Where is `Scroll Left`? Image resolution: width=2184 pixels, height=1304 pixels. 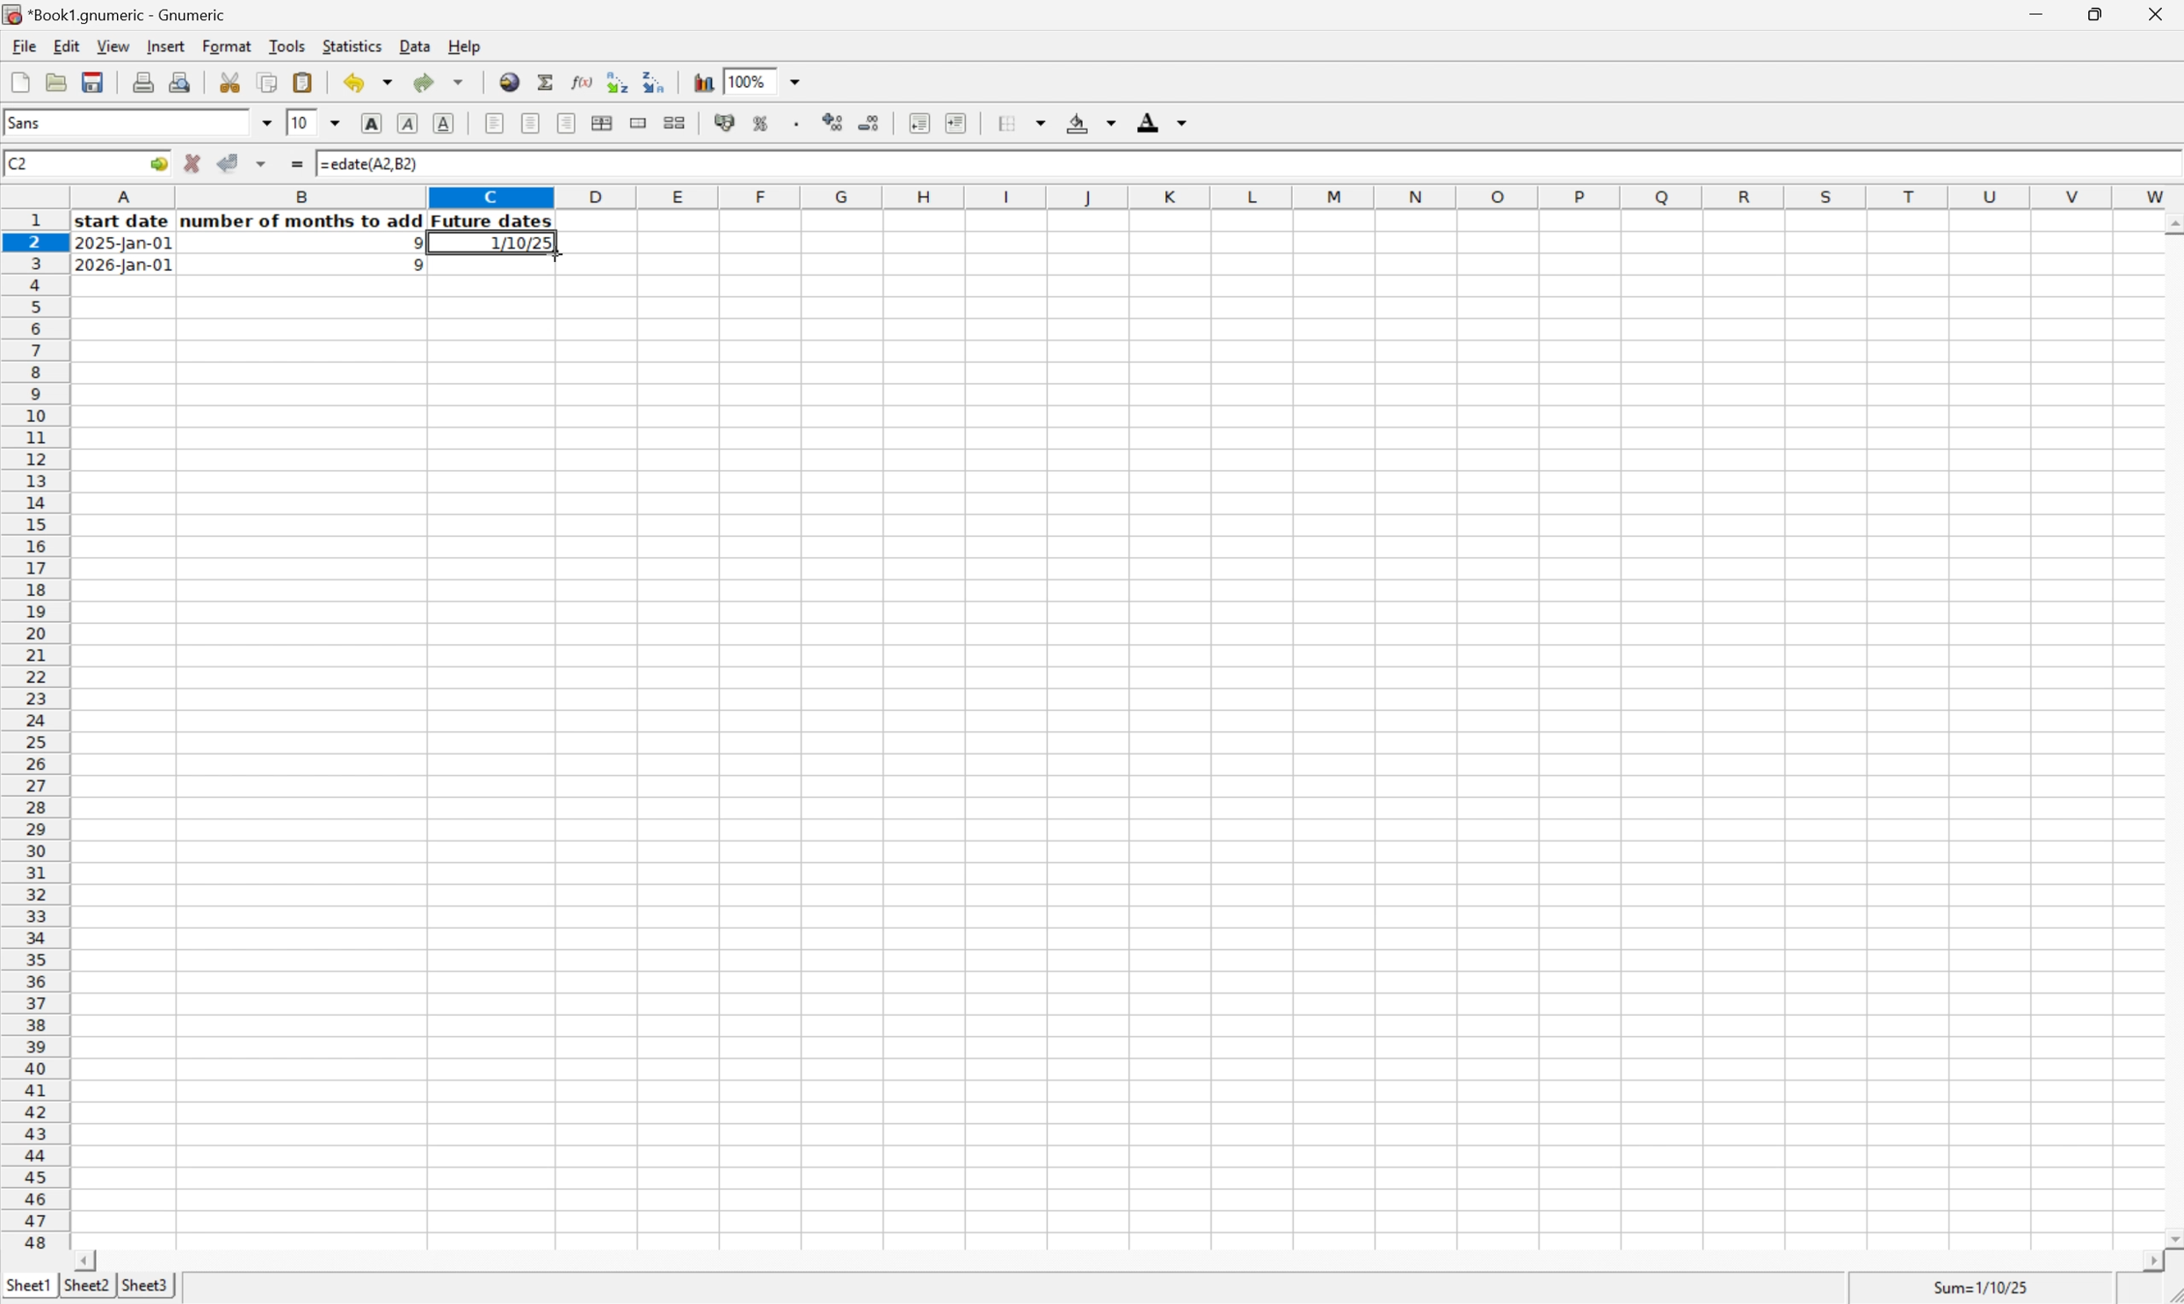
Scroll Left is located at coordinates (89, 1259).